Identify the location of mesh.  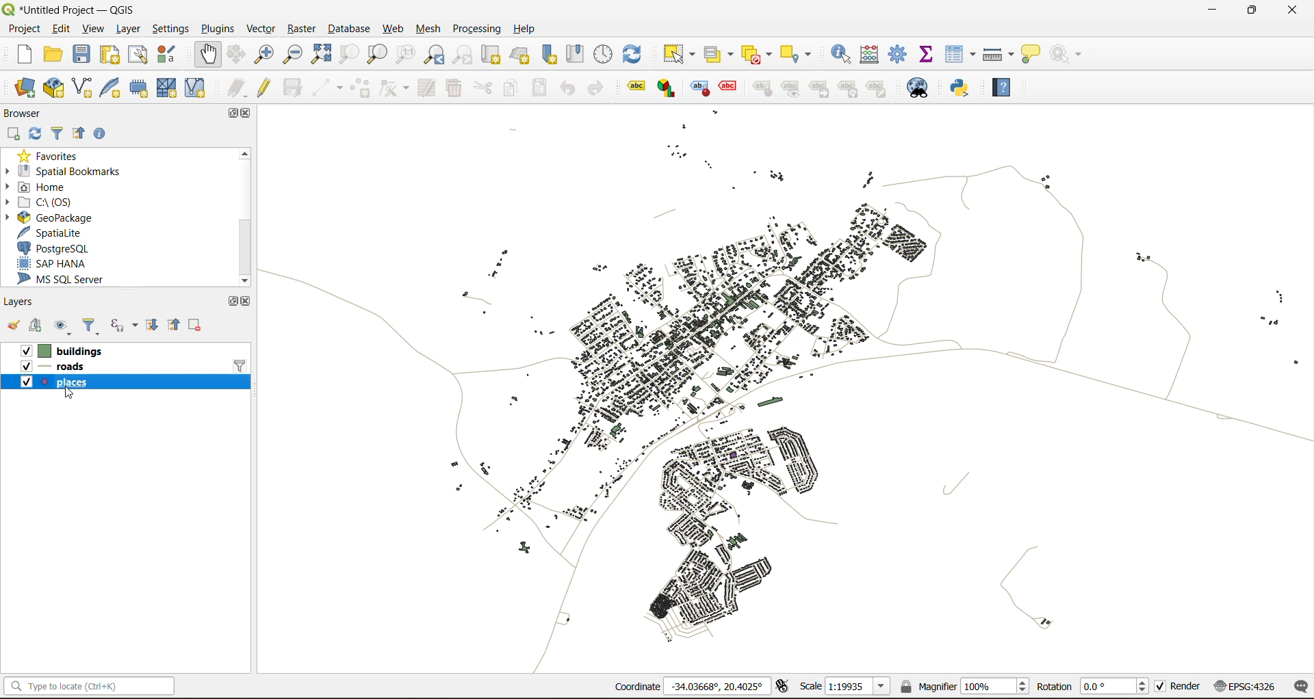
(430, 31).